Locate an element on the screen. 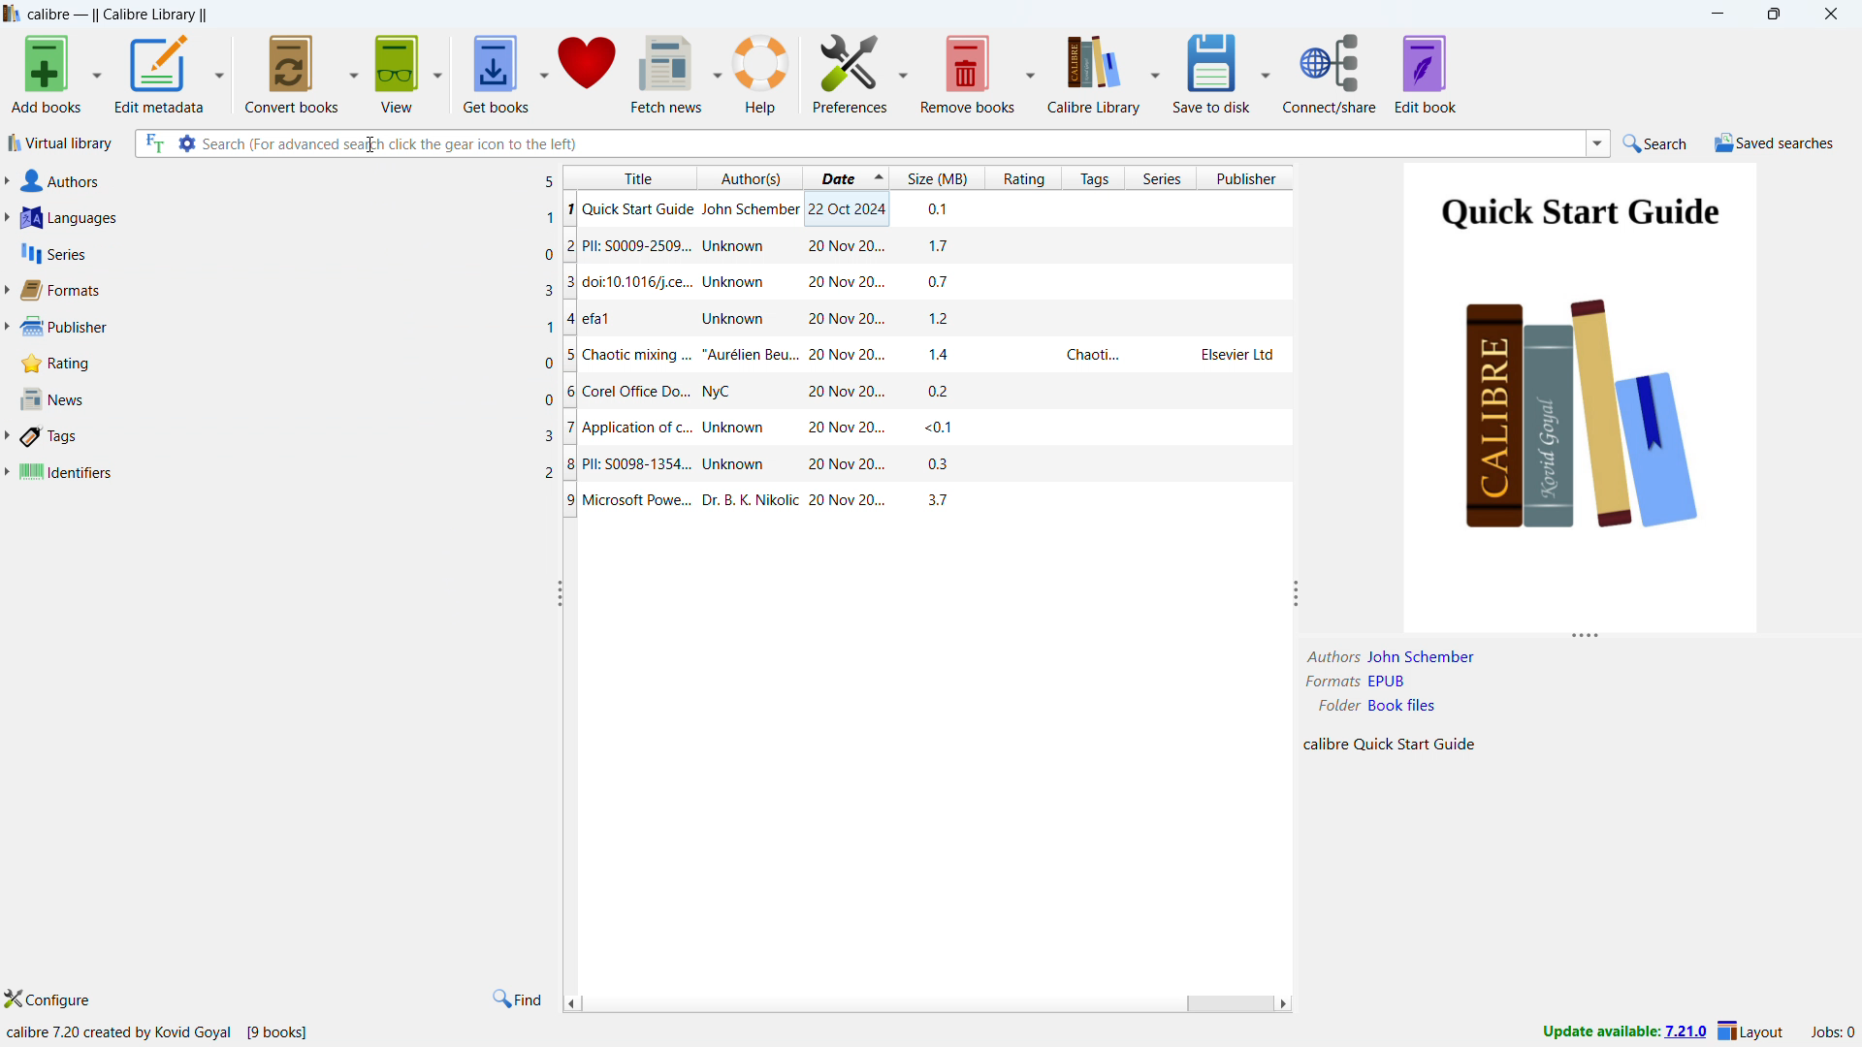 The width and height of the screenshot is (1862, 1047). minimize is located at coordinates (1718, 12).